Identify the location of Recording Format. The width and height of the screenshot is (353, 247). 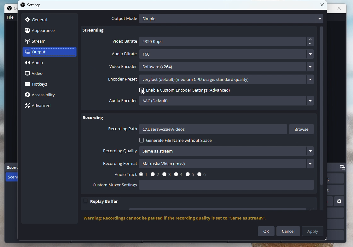
(207, 164).